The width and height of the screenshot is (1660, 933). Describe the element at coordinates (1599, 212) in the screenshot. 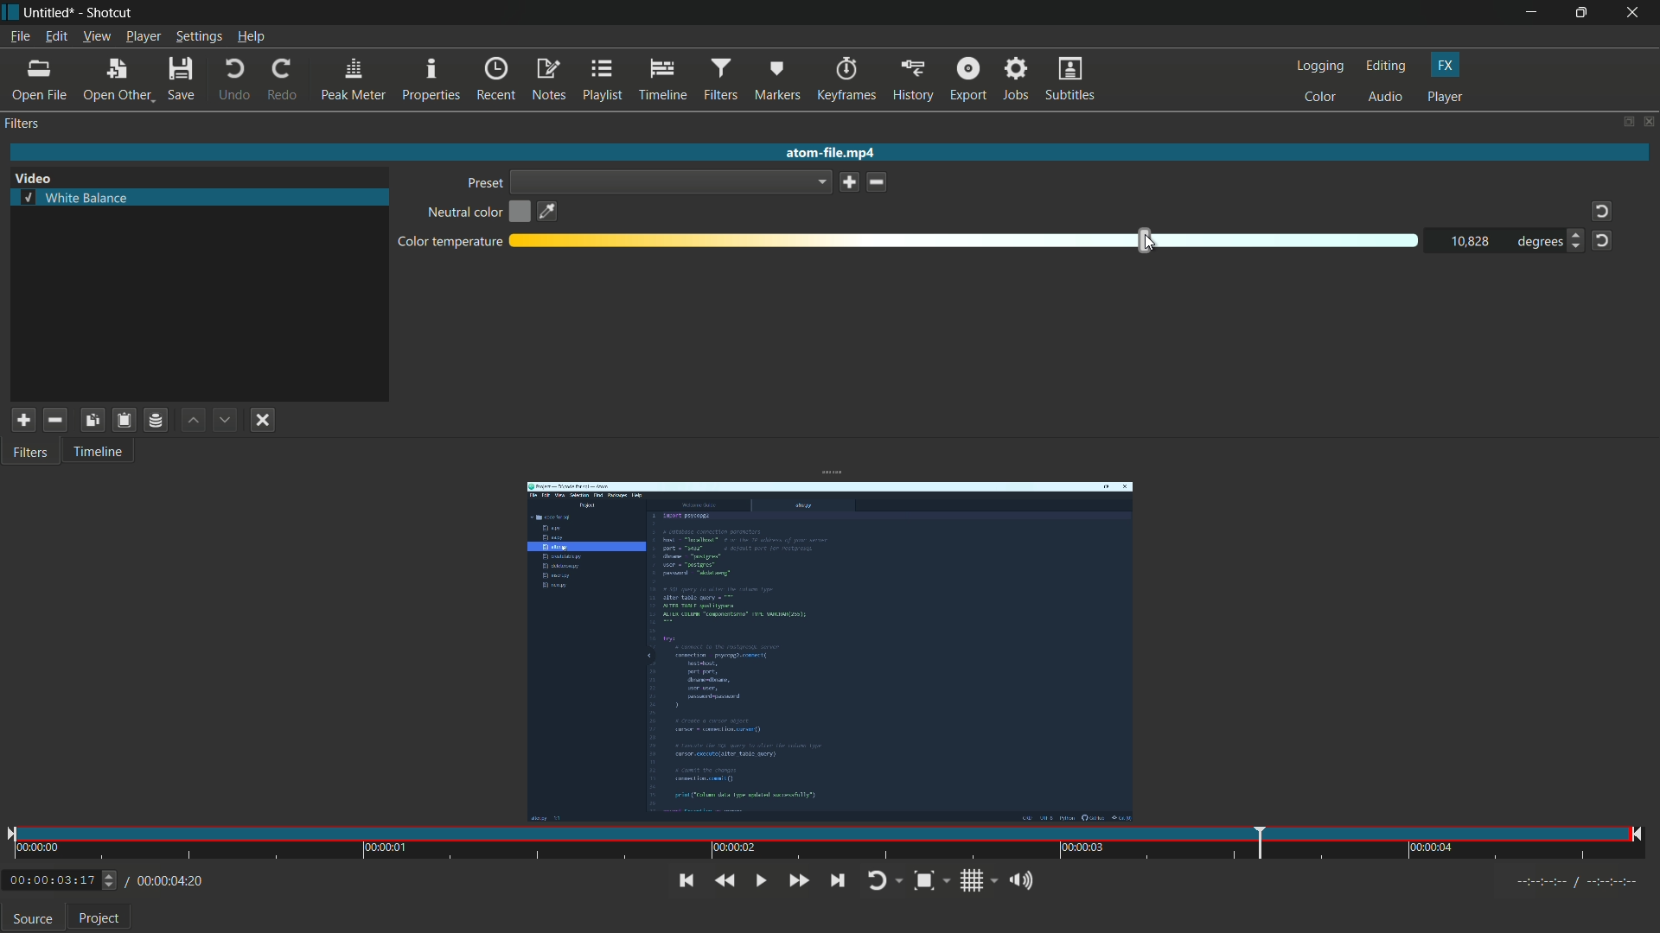

I see `reset tot default` at that location.